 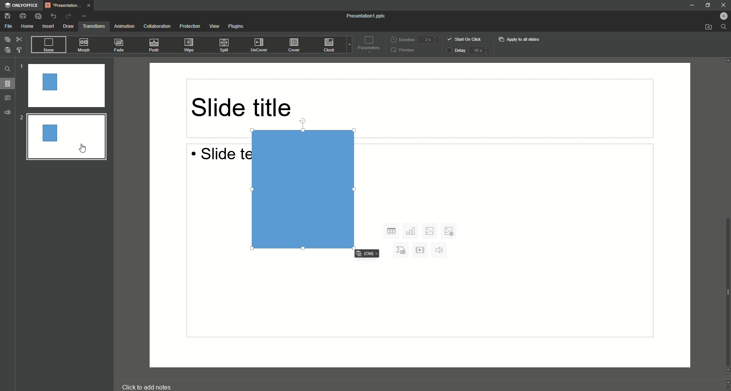 I want to click on Minimize, so click(x=691, y=5).